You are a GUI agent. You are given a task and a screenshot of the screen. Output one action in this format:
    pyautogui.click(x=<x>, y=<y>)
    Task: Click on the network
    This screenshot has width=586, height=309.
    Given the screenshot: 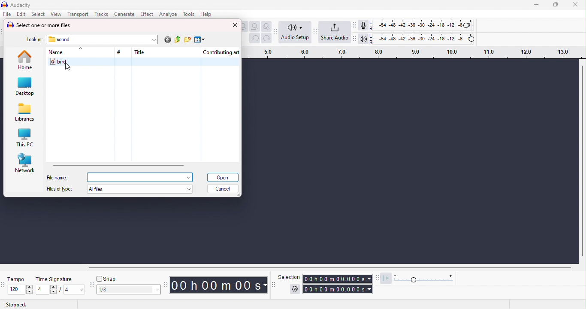 What is the action you would take?
    pyautogui.click(x=25, y=163)
    